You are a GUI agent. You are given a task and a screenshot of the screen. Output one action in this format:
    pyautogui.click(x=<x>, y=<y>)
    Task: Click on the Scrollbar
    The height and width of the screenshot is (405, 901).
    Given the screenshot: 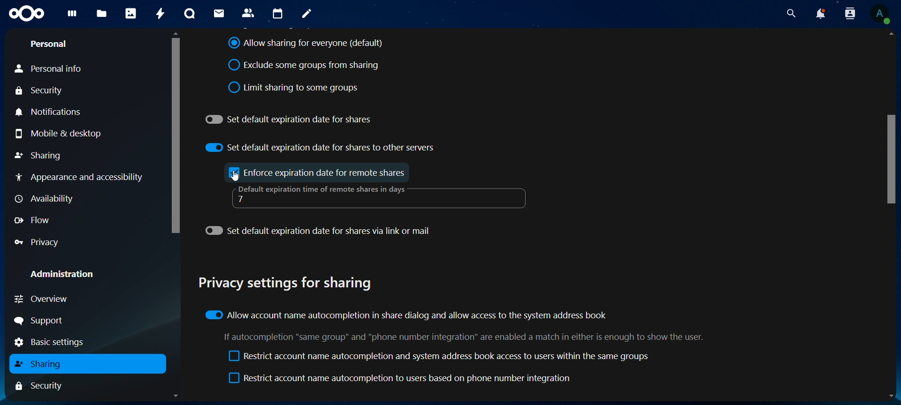 What is the action you would take?
    pyautogui.click(x=891, y=216)
    